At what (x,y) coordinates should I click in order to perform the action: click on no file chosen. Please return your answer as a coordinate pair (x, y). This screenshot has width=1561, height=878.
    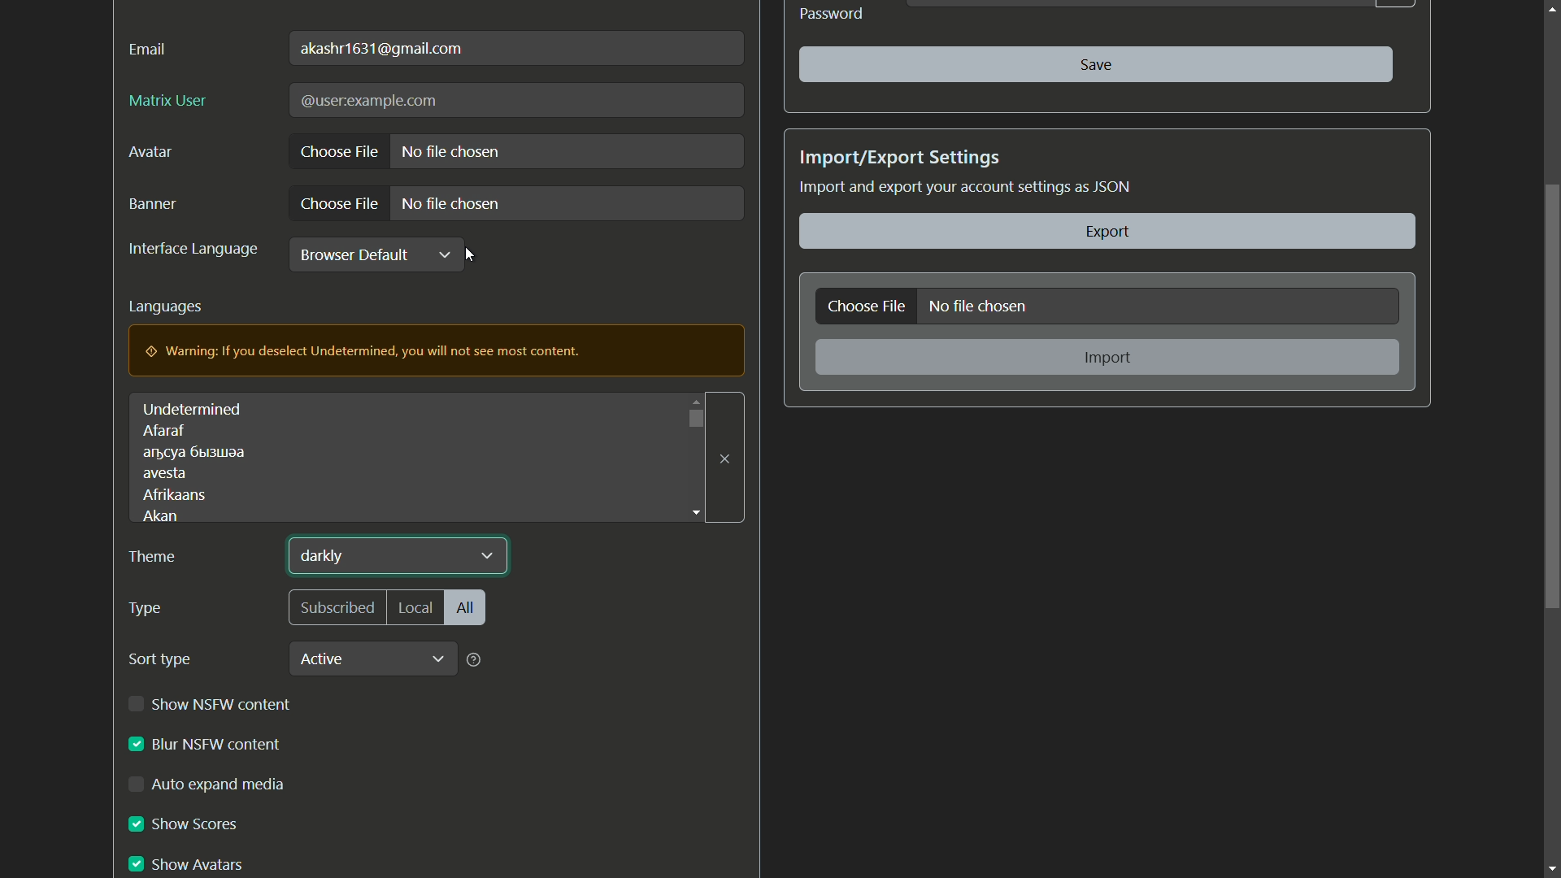
    Looking at the image, I should click on (979, 308).